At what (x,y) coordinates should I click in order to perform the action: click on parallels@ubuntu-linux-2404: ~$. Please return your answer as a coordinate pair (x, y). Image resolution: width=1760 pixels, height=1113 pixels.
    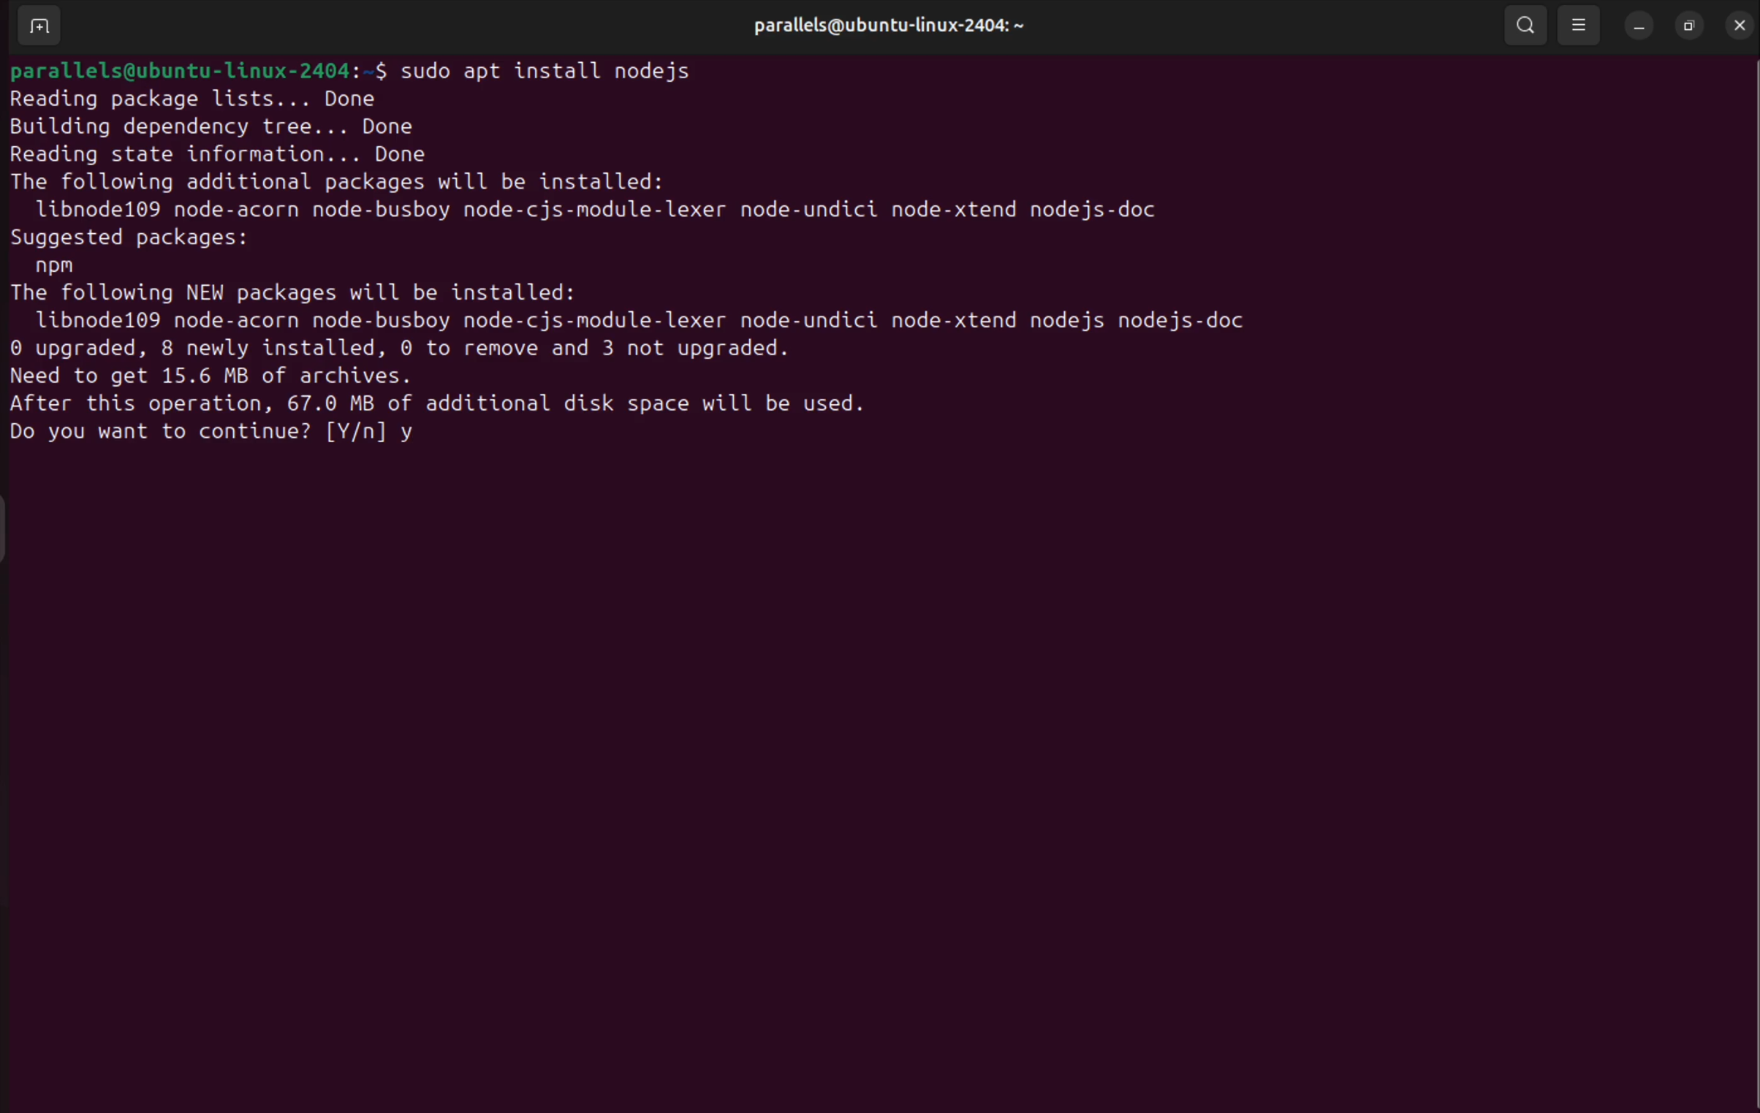
    Looking at the image, I should click on (196, 69).